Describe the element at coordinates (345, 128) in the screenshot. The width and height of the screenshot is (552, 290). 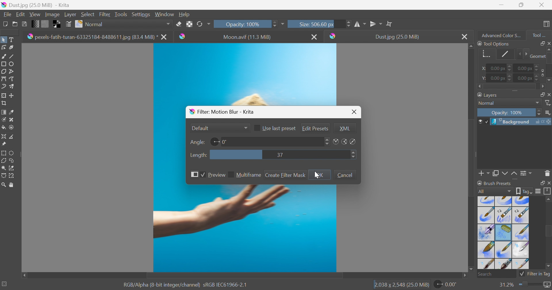
I see `XML` at that location.